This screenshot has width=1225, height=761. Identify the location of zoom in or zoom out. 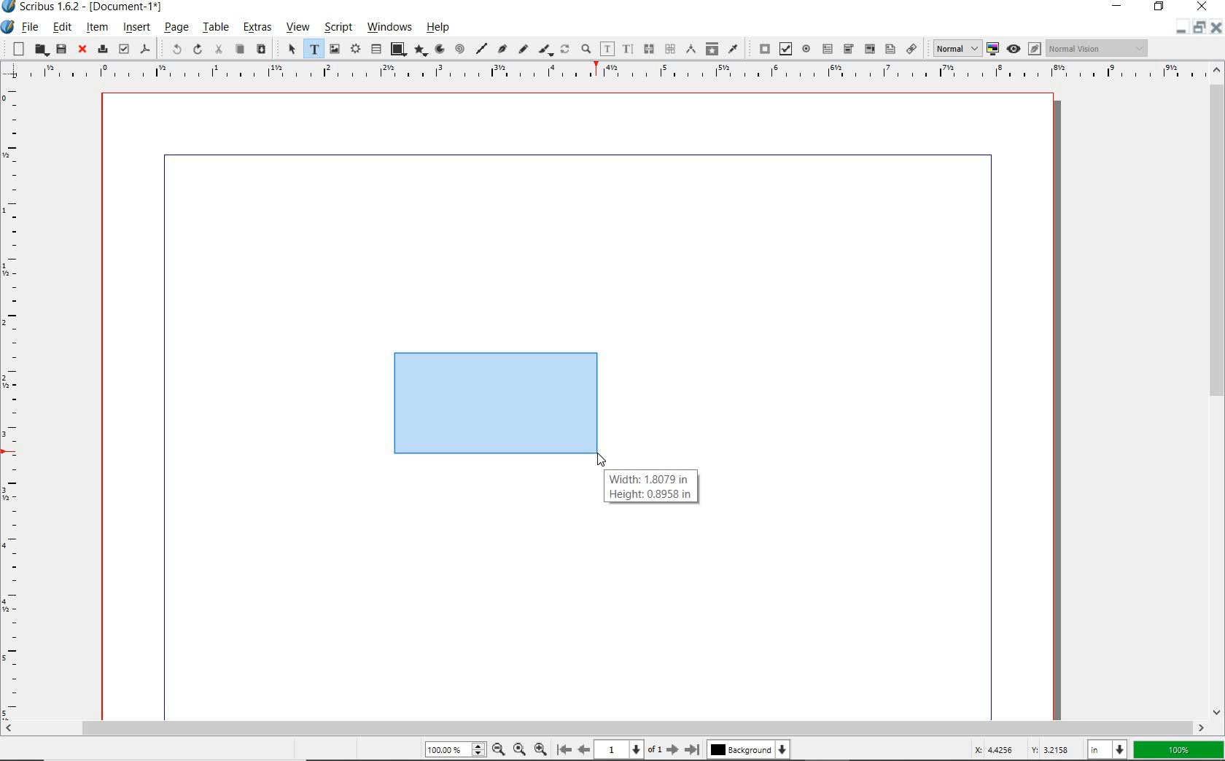
(586, 50).